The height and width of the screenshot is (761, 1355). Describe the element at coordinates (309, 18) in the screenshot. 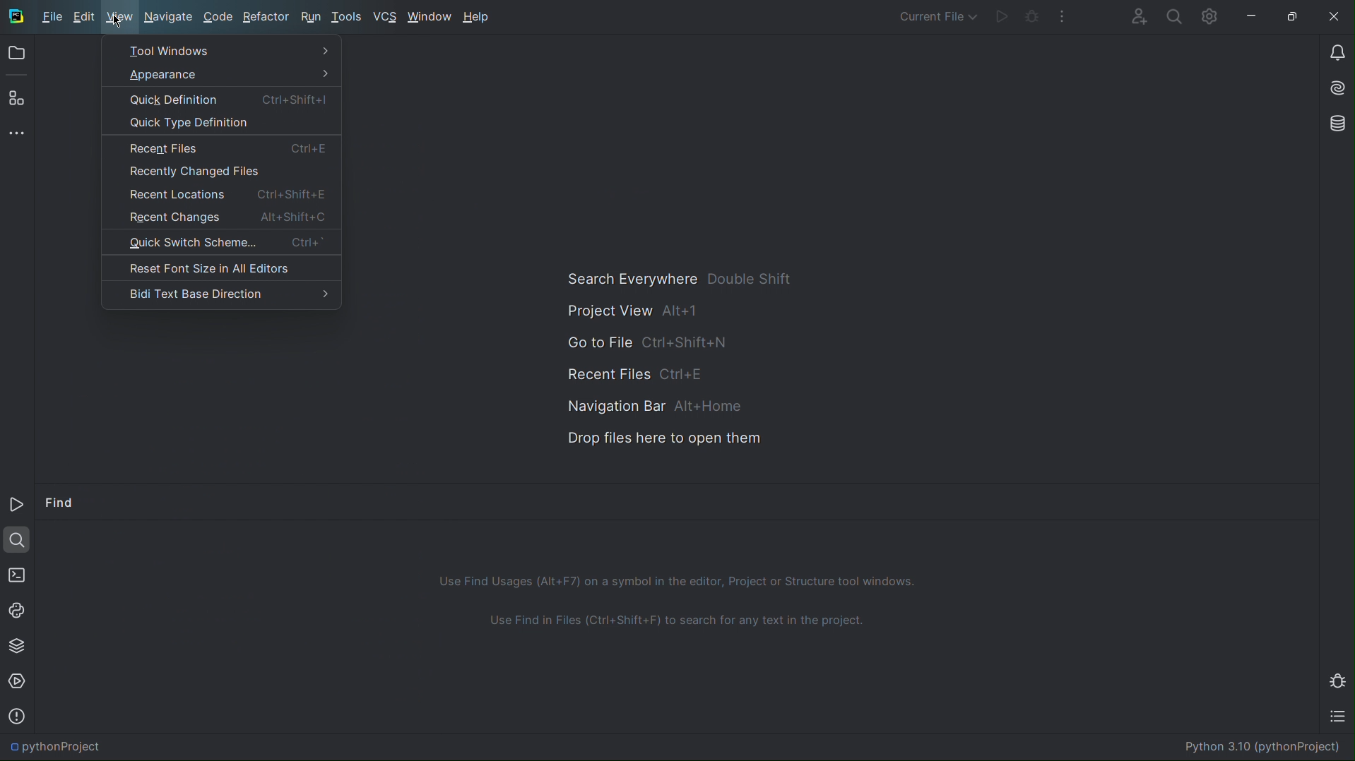

I see `Run` at that location.